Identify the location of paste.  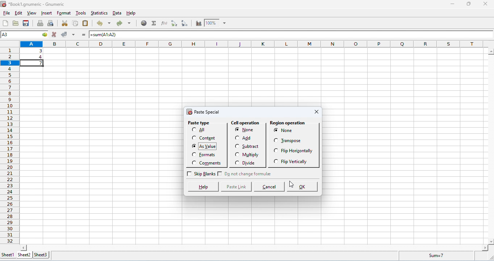
(86, 23).